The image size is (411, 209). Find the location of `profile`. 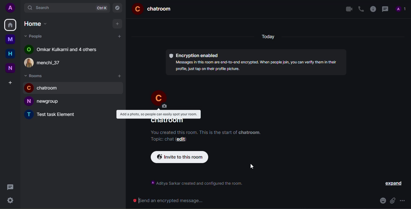

profile is located at coordinates (11, 8).